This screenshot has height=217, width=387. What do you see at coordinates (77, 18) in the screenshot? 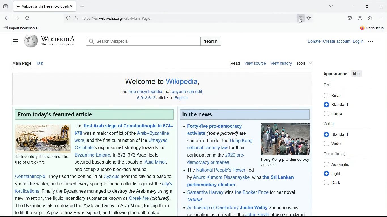
I see `secure` at bounding box center [77, 18].